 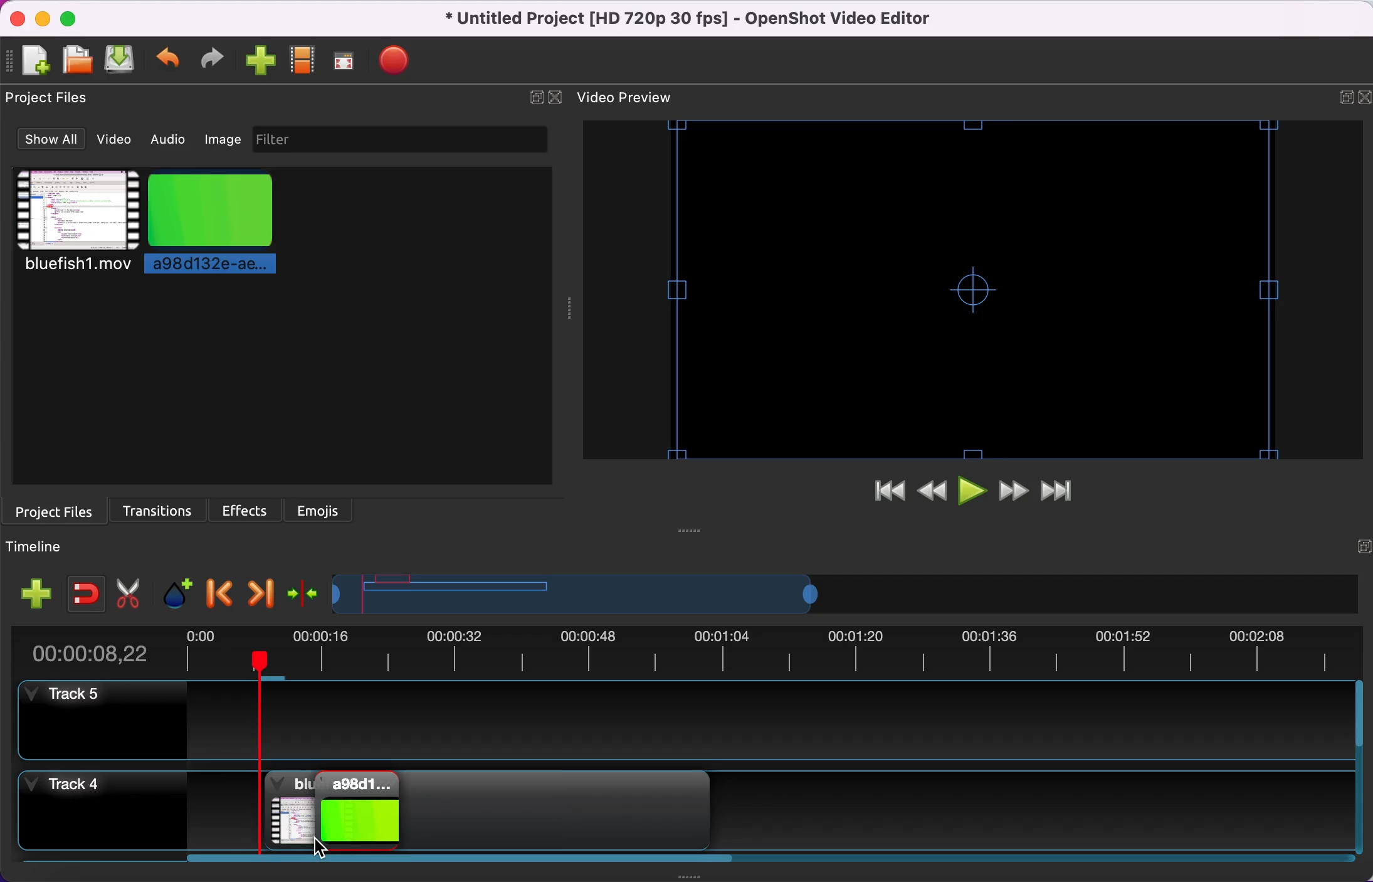 I want to click on audio, so click(x=167, y=140).